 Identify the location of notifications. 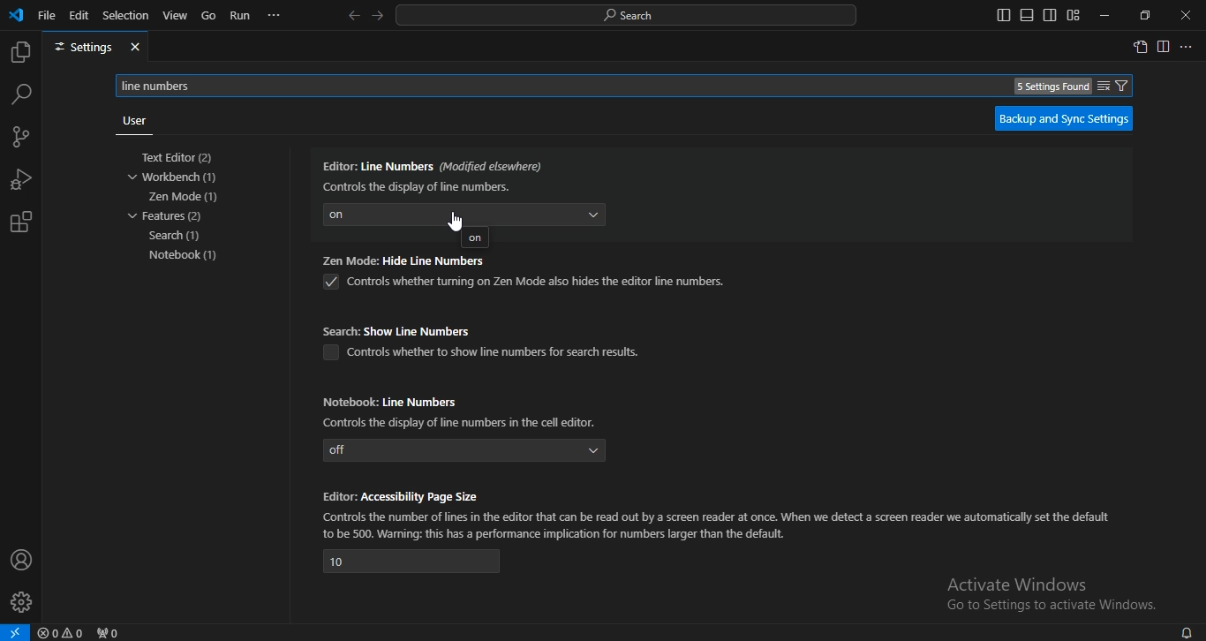
(1186, 631).